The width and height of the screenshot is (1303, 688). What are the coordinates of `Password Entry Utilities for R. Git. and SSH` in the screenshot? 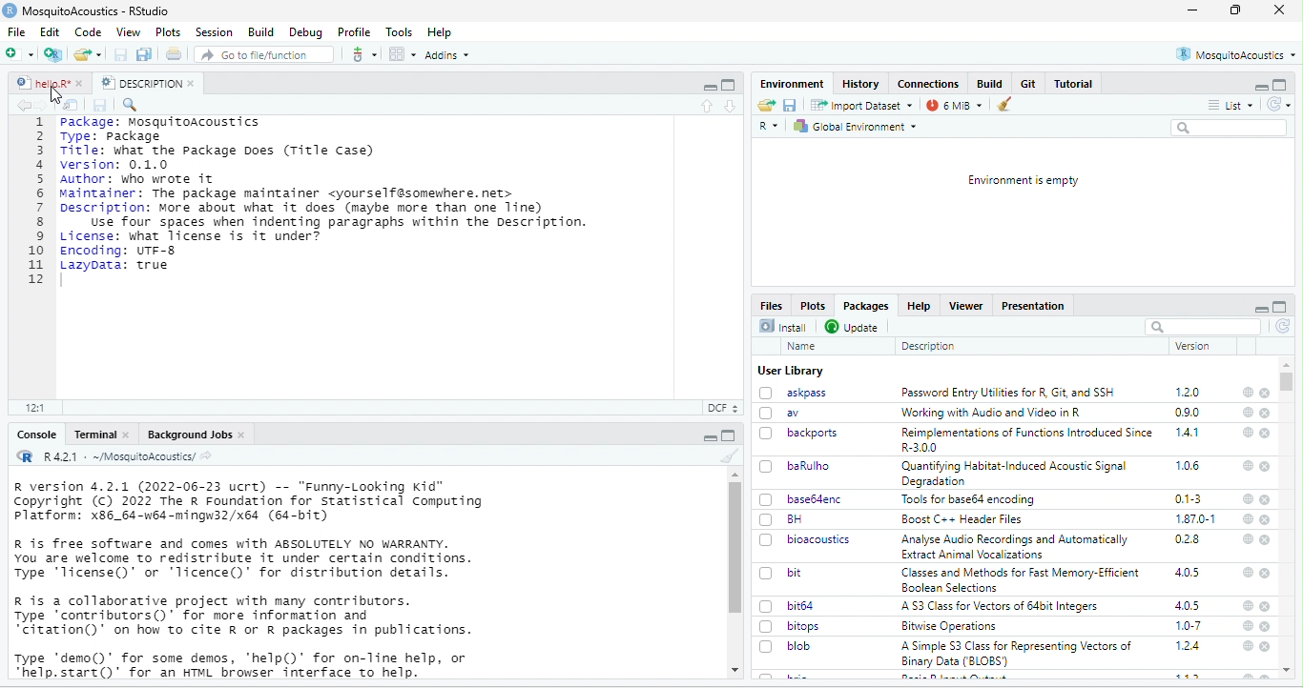 It's located at (1009, 393).